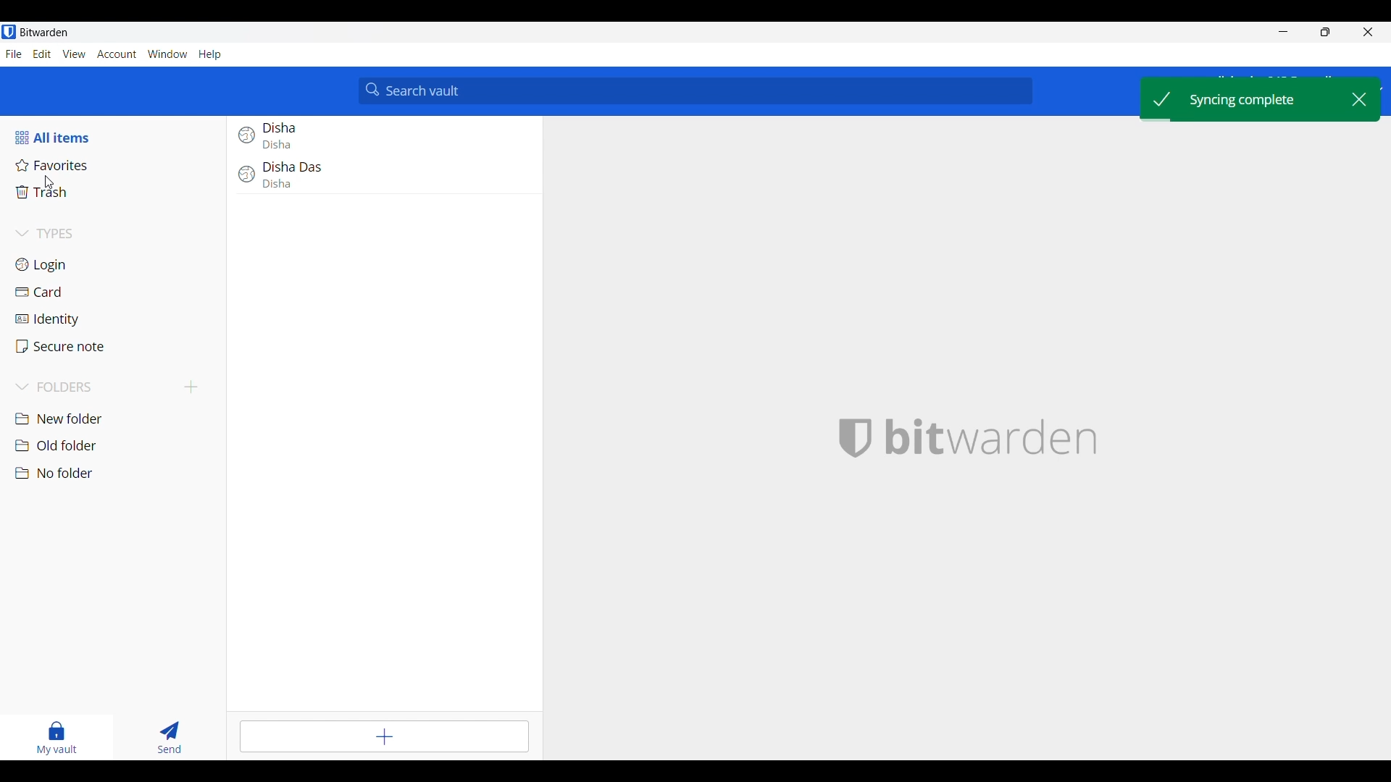 This screenshot has width=1391, height=782. Describe the element at coordinates (49, 182) in the screenshot. I see `Cursor position unchanged` at that location.